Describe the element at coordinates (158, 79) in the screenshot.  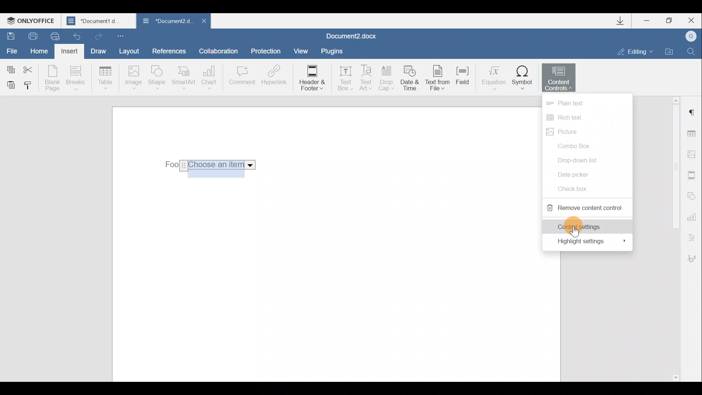
I see `Shape` at that location.